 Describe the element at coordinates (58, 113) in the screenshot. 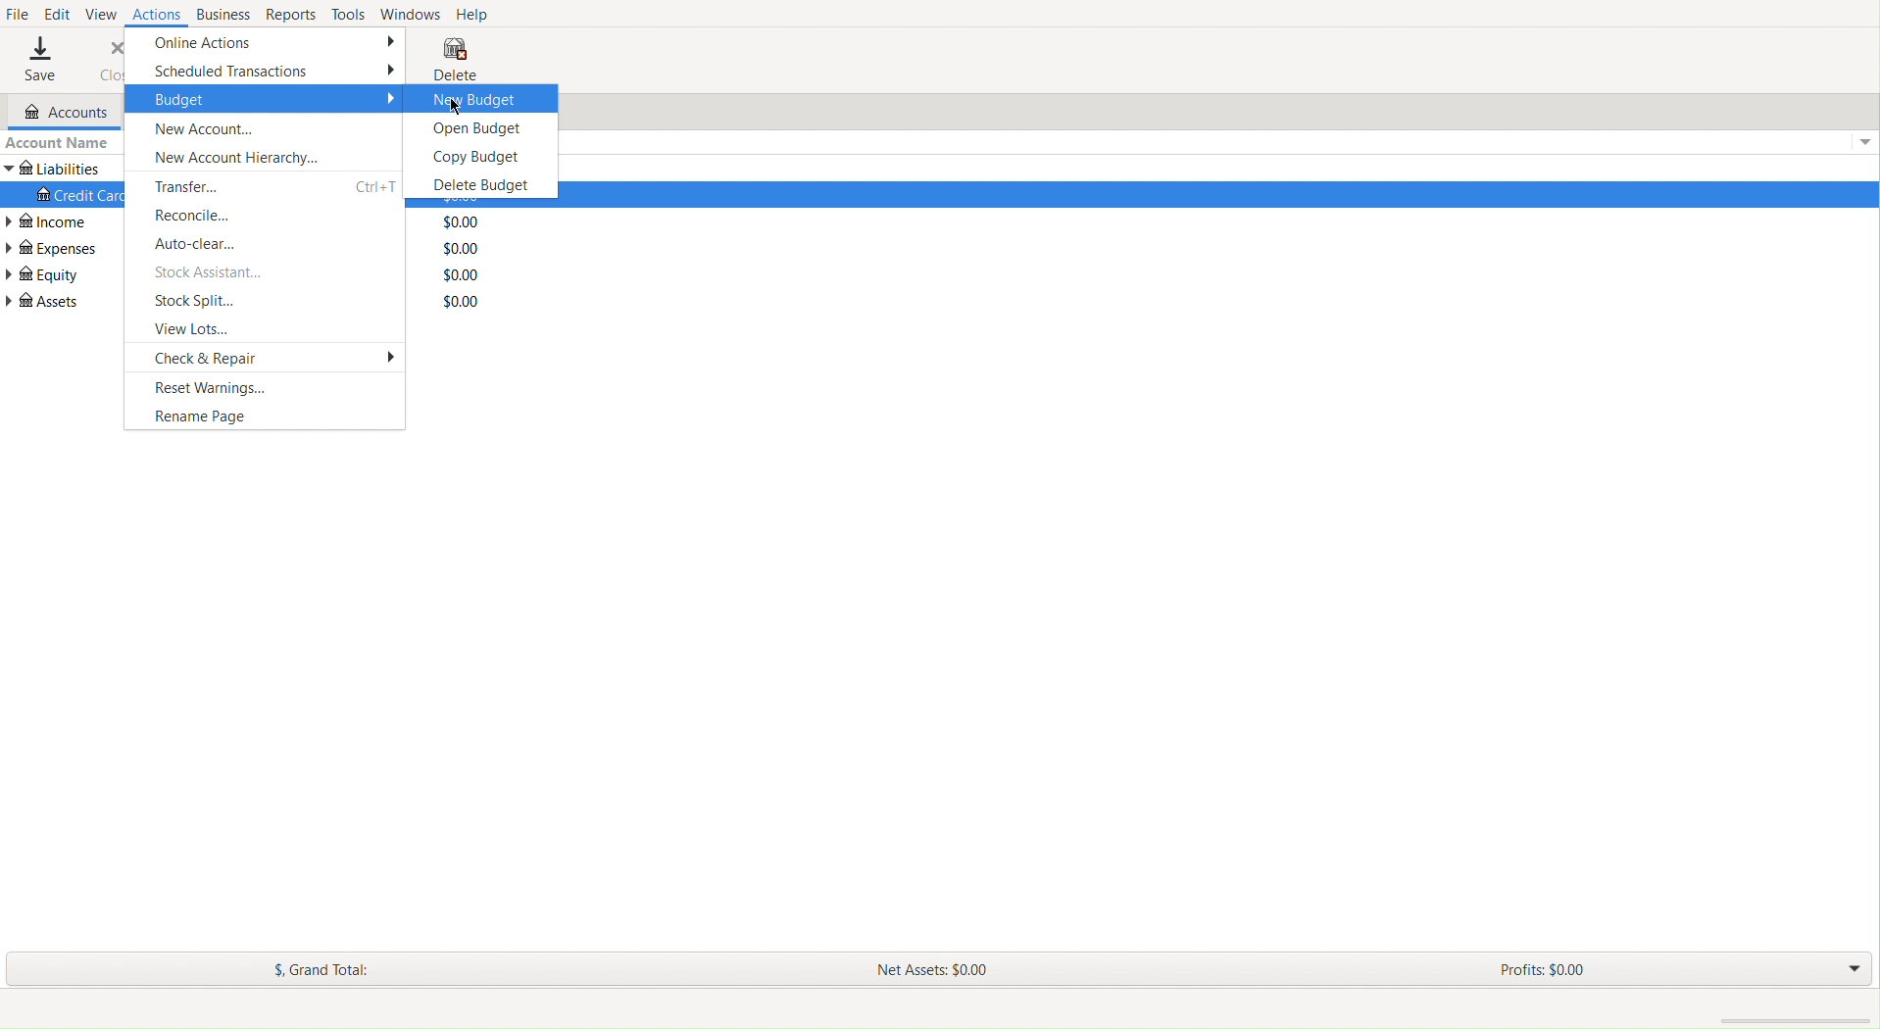

I see `Accounts` at that location.